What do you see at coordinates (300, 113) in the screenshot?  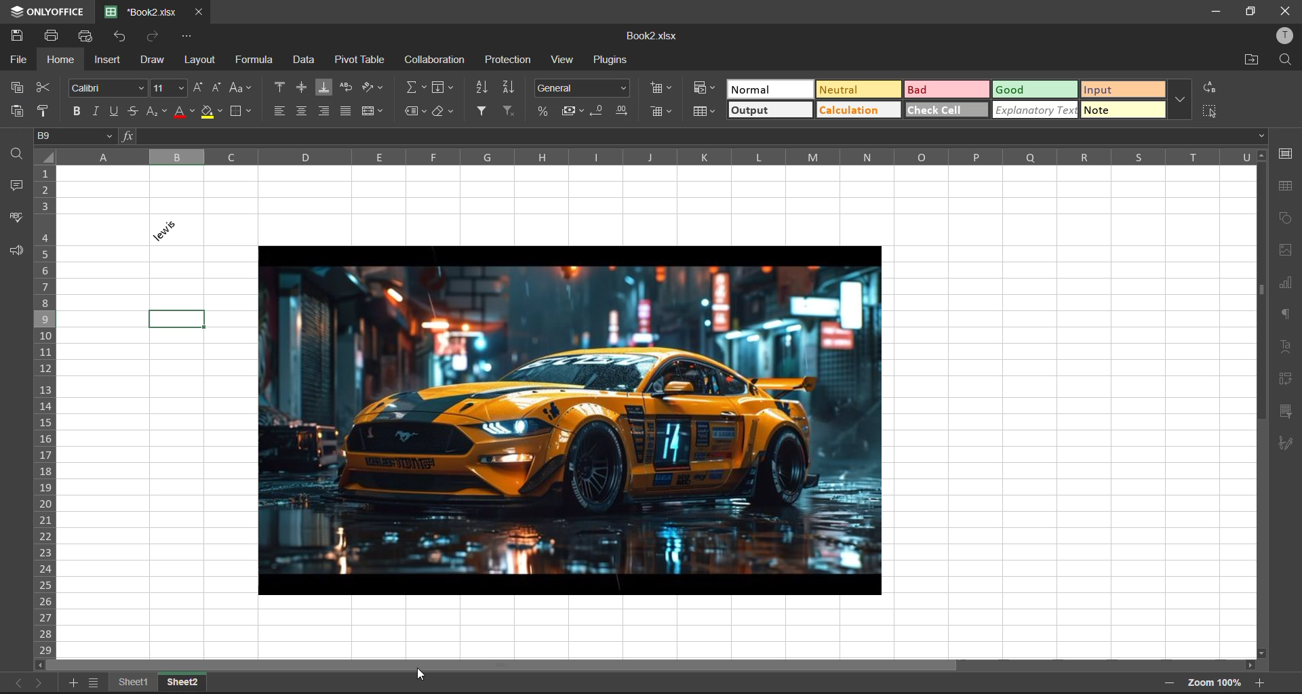 I see `align center` at bounding box center [300, 113].